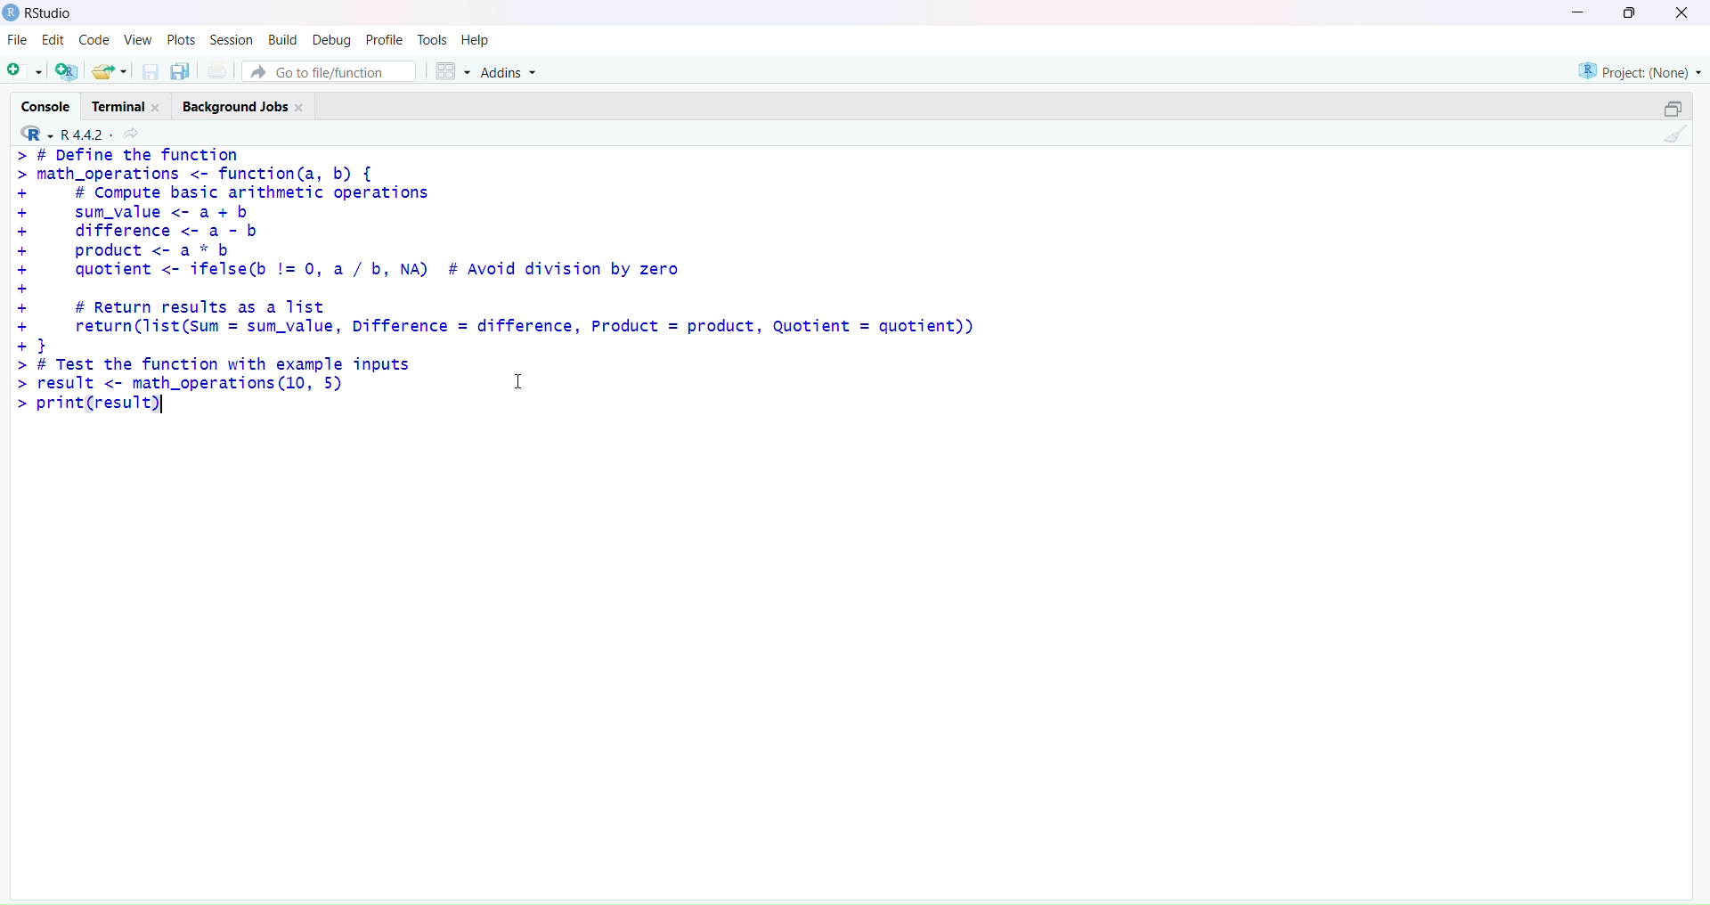 The height and width of the screenshot is (905, 1710). I want to click on Workspace panes, so click(450, 70).